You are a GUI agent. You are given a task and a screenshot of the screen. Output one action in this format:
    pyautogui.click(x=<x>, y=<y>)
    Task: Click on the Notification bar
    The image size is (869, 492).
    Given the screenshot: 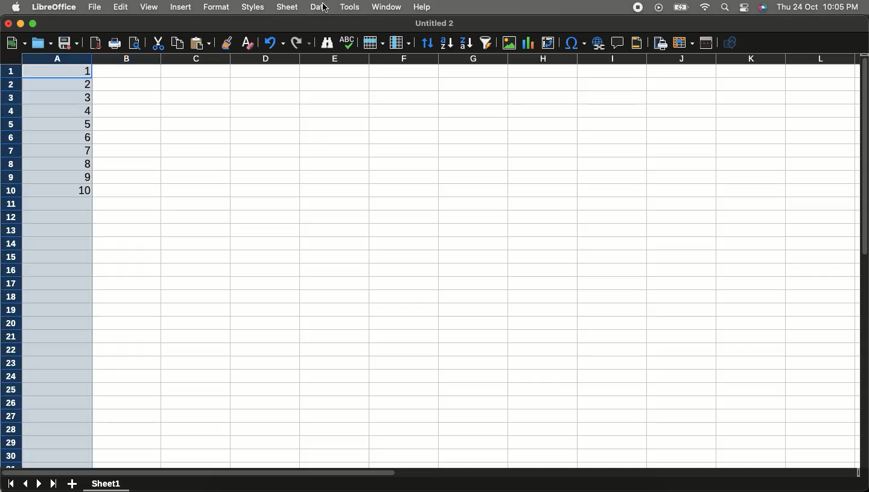 What is the action you would take?
    pyautogui.click(x=743, y=8)
    